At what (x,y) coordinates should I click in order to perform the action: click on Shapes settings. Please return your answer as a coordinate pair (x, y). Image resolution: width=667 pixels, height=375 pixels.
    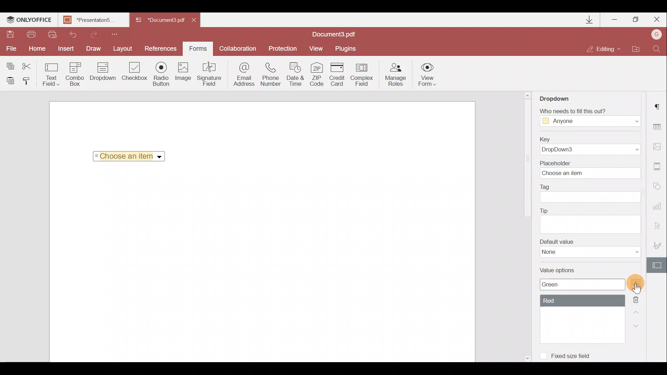
    Looking at the image, I should click on (659, 187).